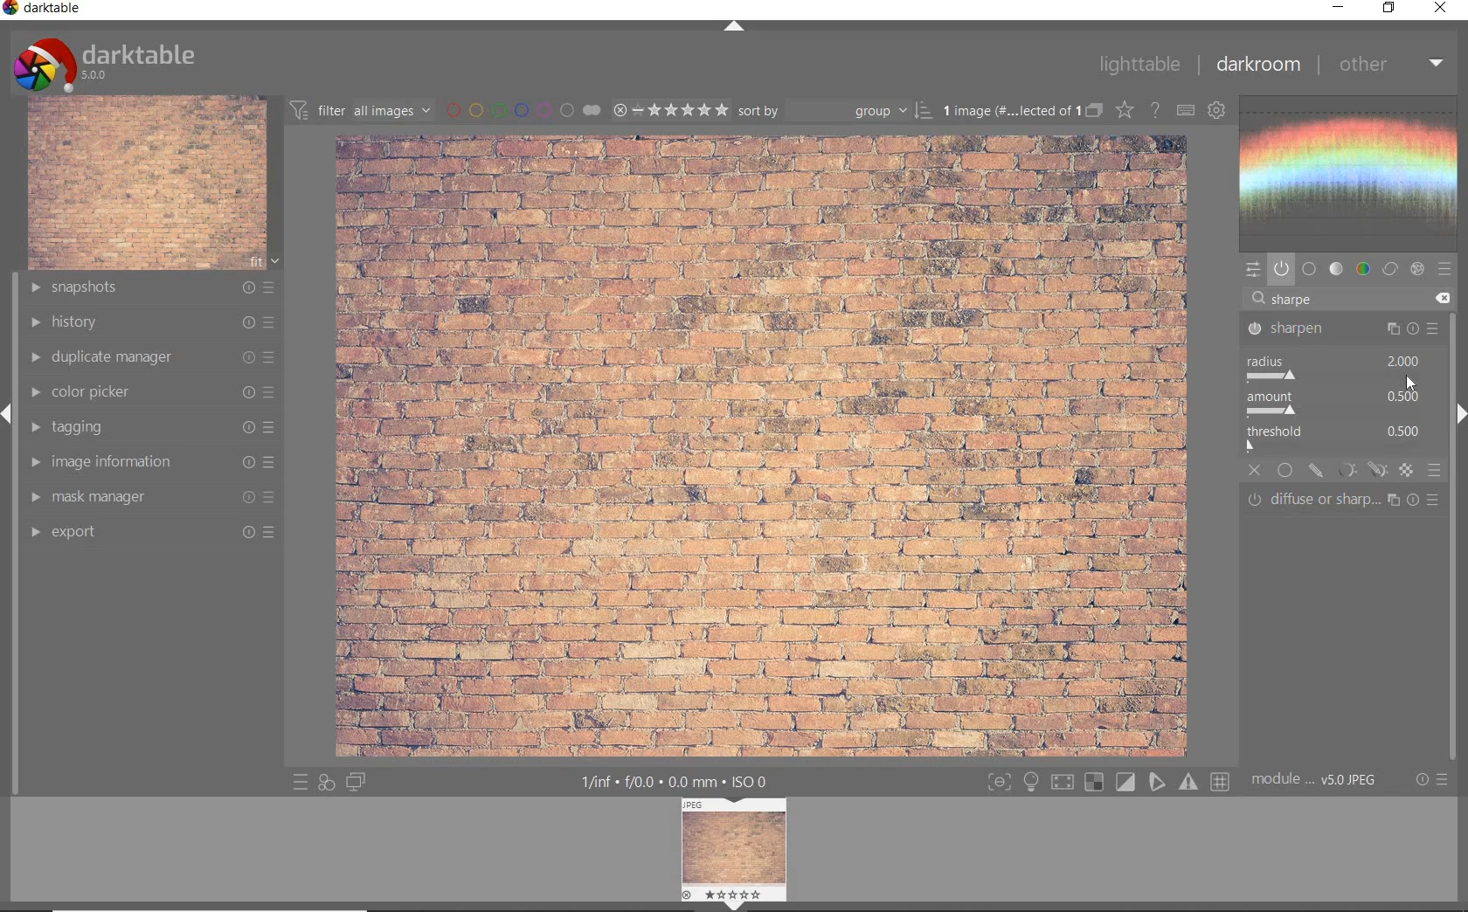 This screenshot has height=912, width=1468. What do you see at coordinates (151, 496) in the screenshot?
I see `mask manager` at bounding box center [151, 496].